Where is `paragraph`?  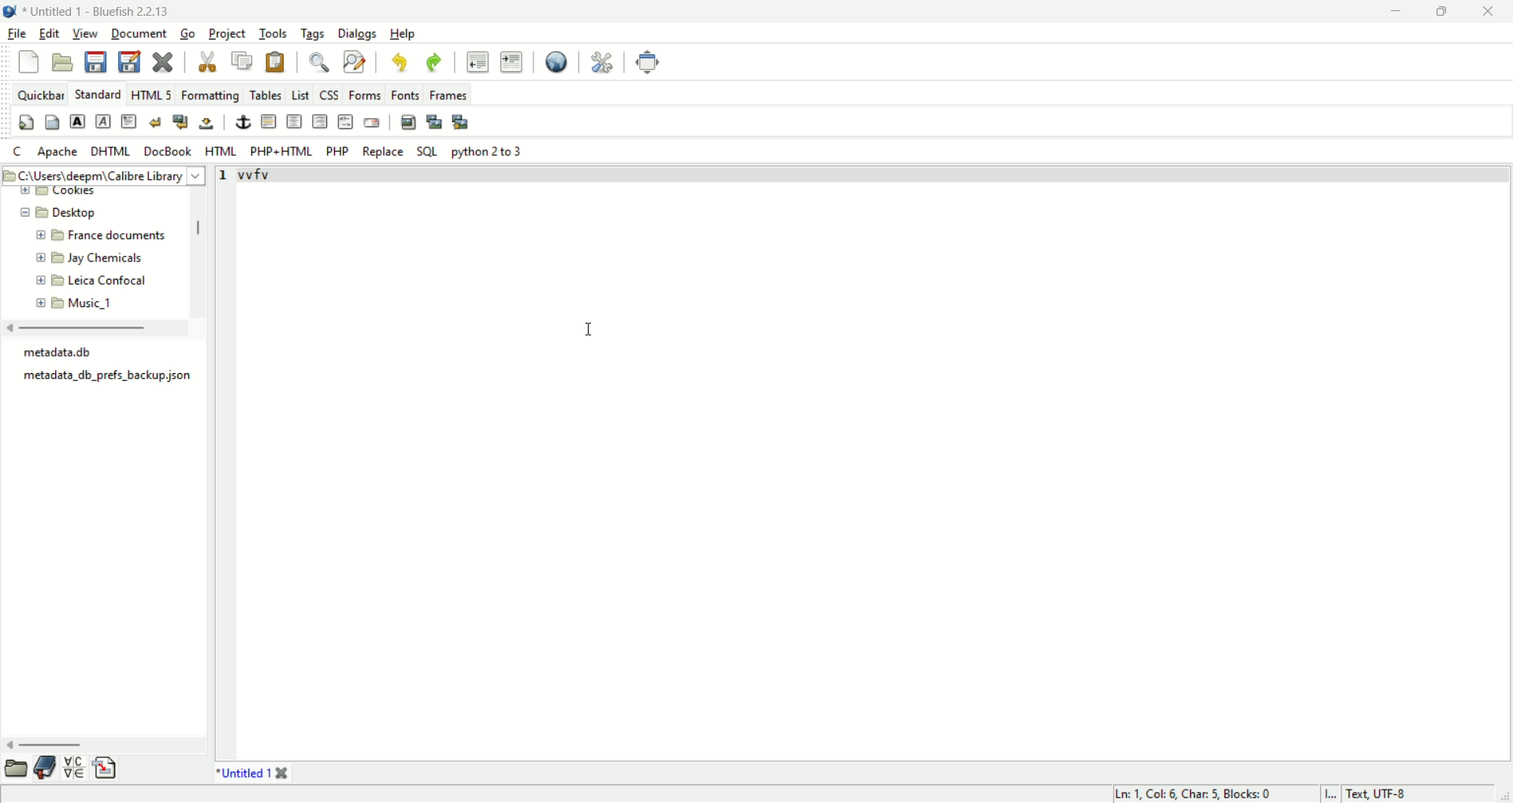
paragraph is located at coordinates (128, 123).